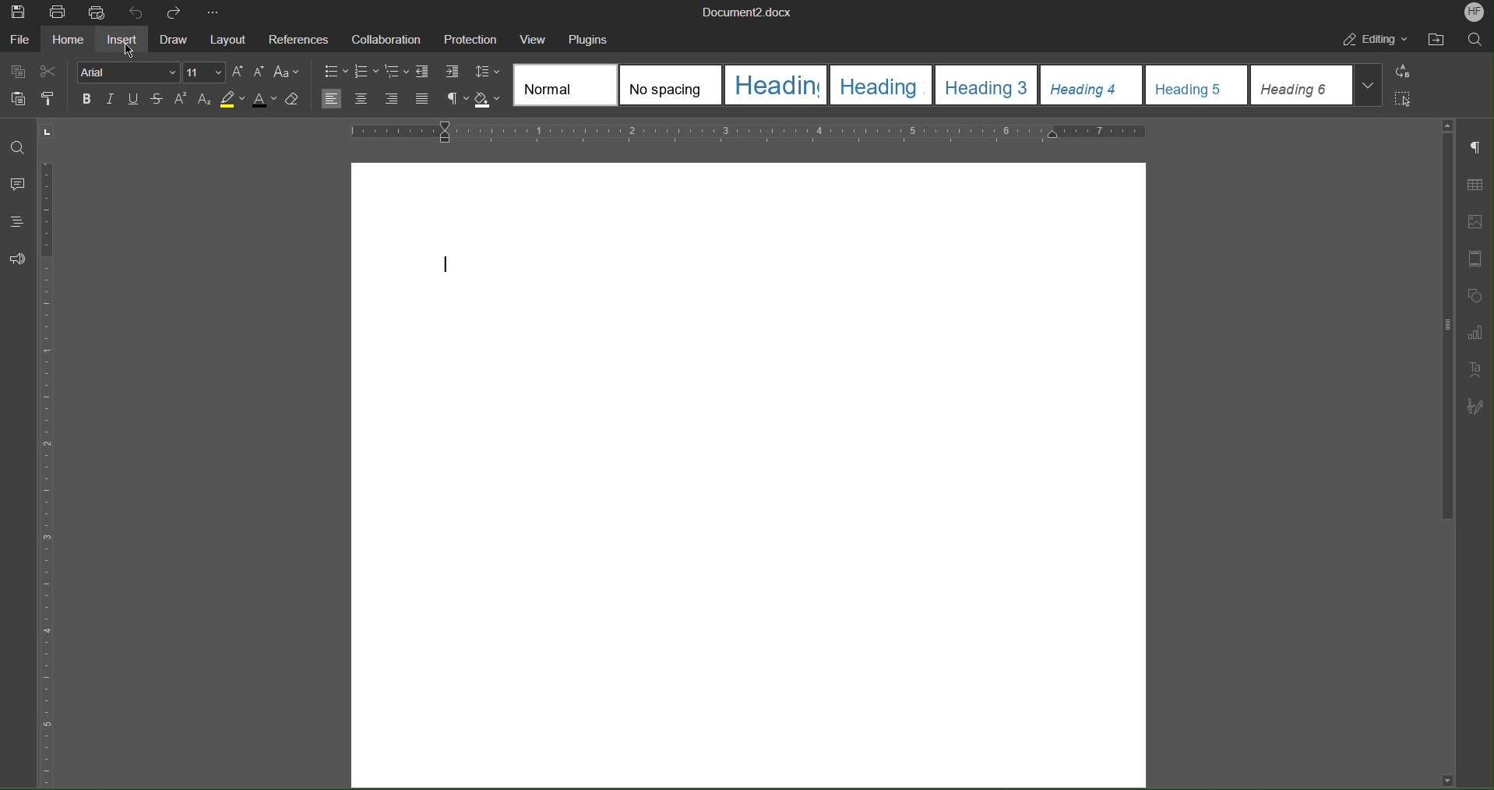  What do you see at coordinates (260, 71) in the screenshot?
I see `Decrease Font` at bounding box center [260, 71].